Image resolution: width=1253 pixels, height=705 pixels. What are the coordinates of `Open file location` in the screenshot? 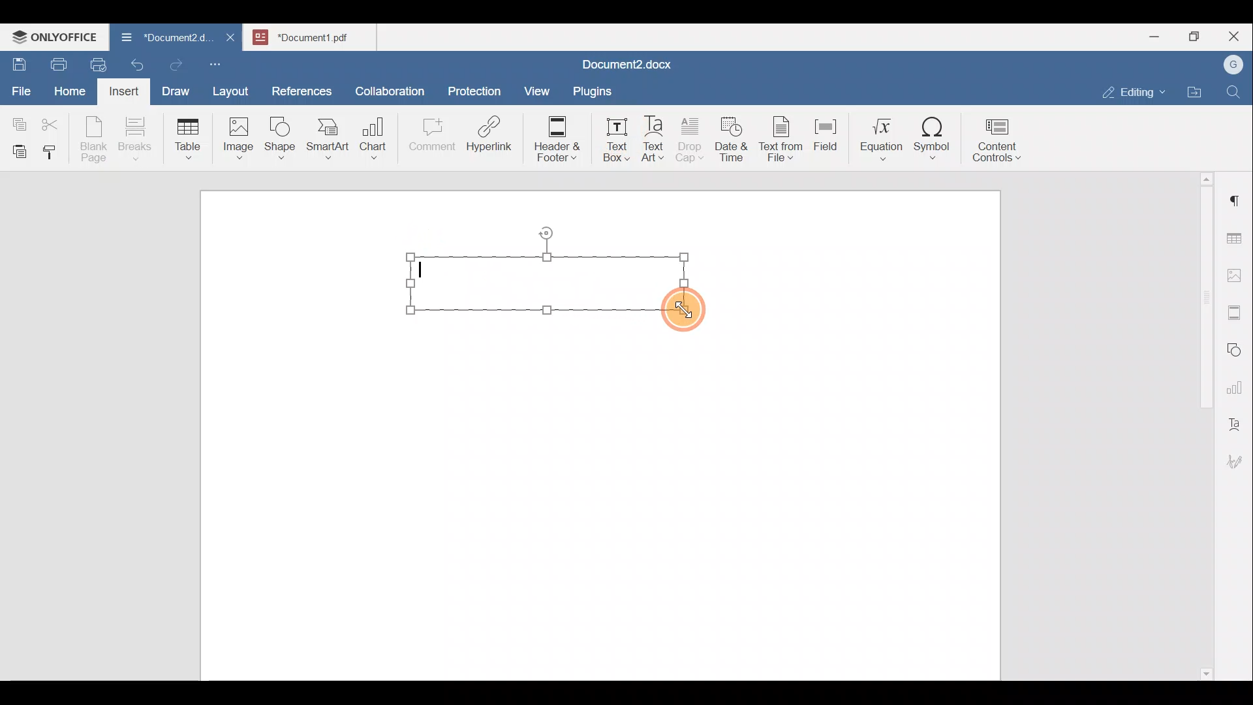 It's located at (1198, 93).